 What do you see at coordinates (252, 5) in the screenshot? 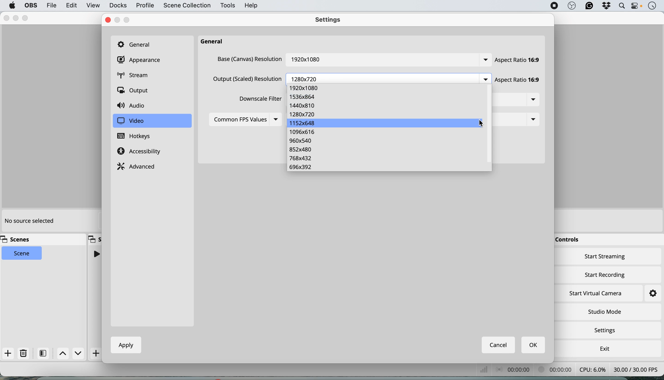
I see `help` at bounding box center [252, 5].